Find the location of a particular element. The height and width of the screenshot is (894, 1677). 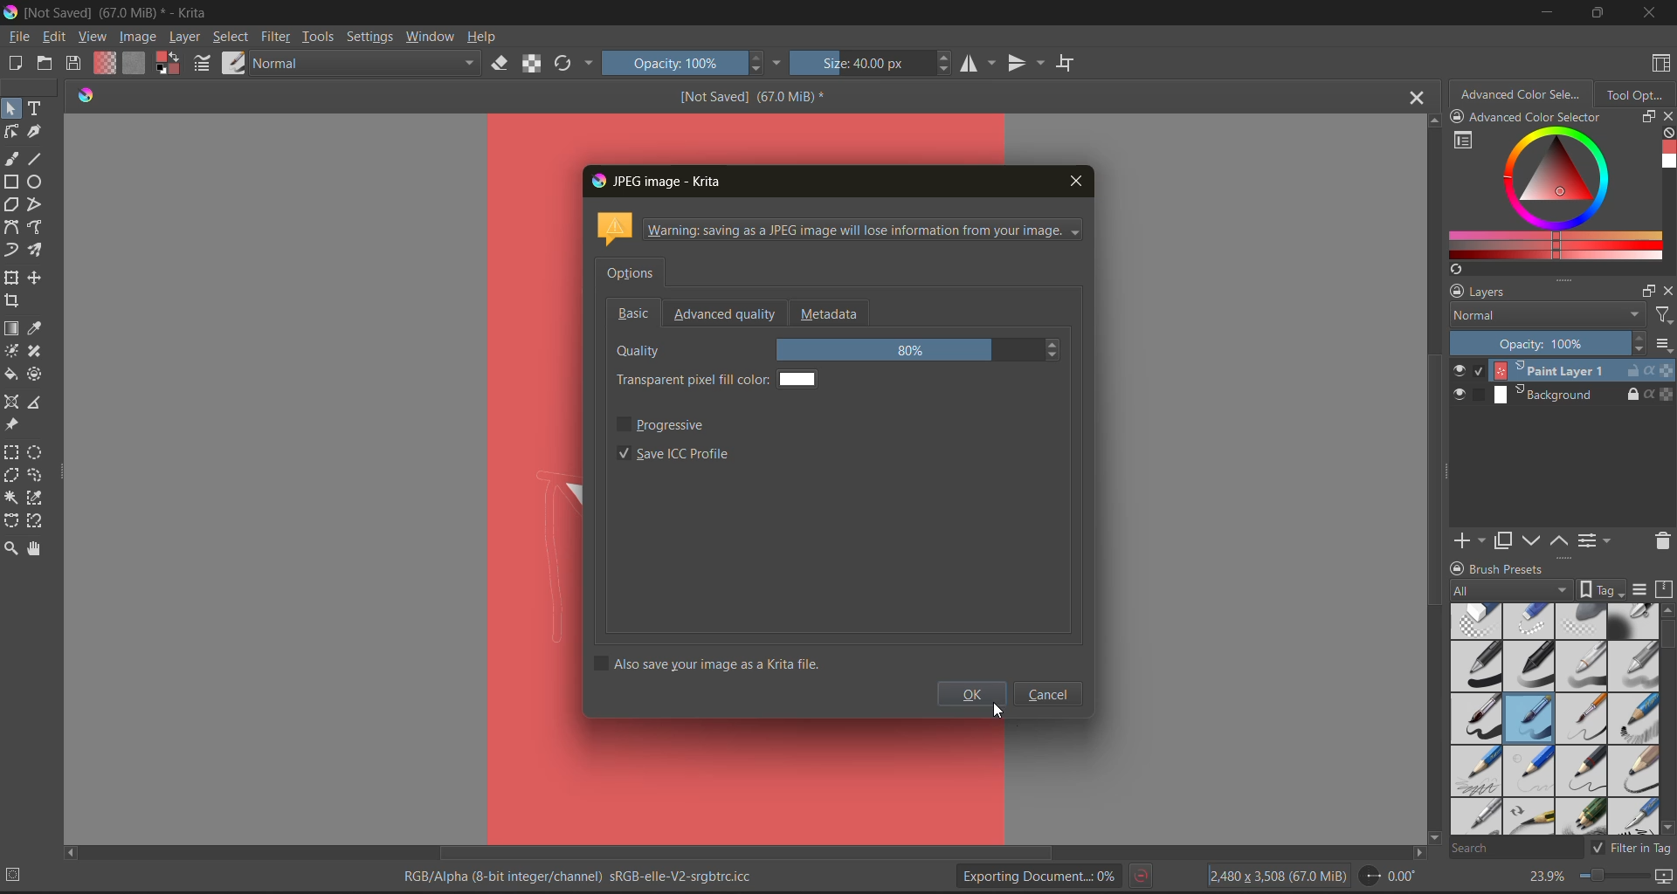

tools is located at coordinates (10, 107).